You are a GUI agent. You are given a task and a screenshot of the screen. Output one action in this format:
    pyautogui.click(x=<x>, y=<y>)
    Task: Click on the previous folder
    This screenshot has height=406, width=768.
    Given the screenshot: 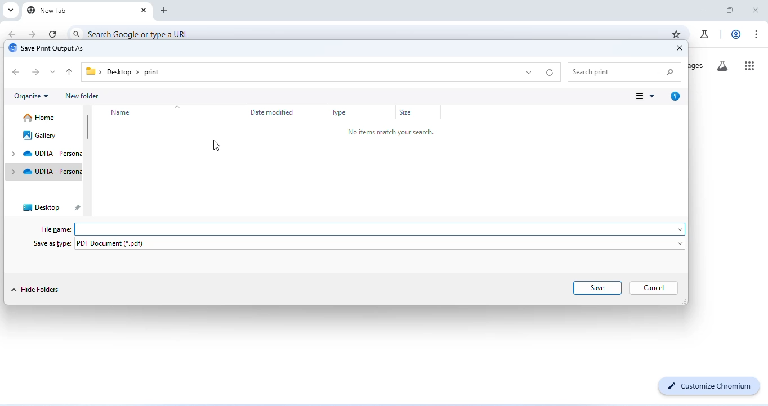 What is the action you would take?
    pyautogui.click(x=16, y=71)
    